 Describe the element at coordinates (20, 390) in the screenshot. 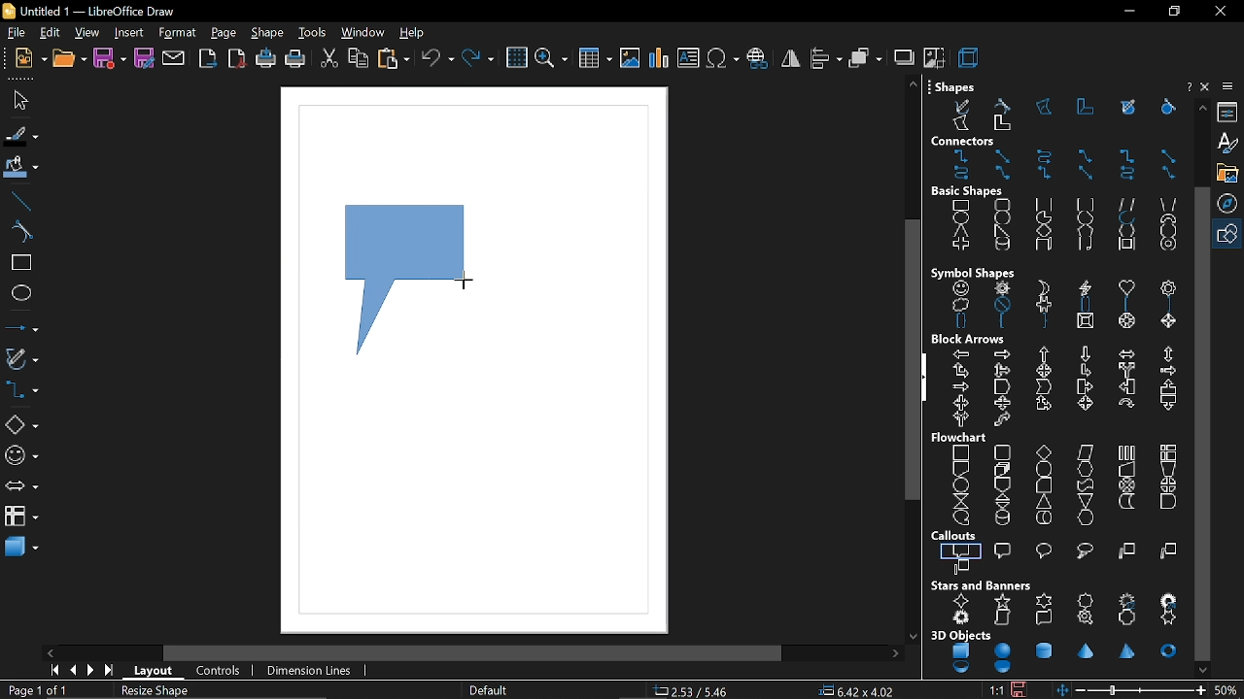

I see `connectors` at that location.